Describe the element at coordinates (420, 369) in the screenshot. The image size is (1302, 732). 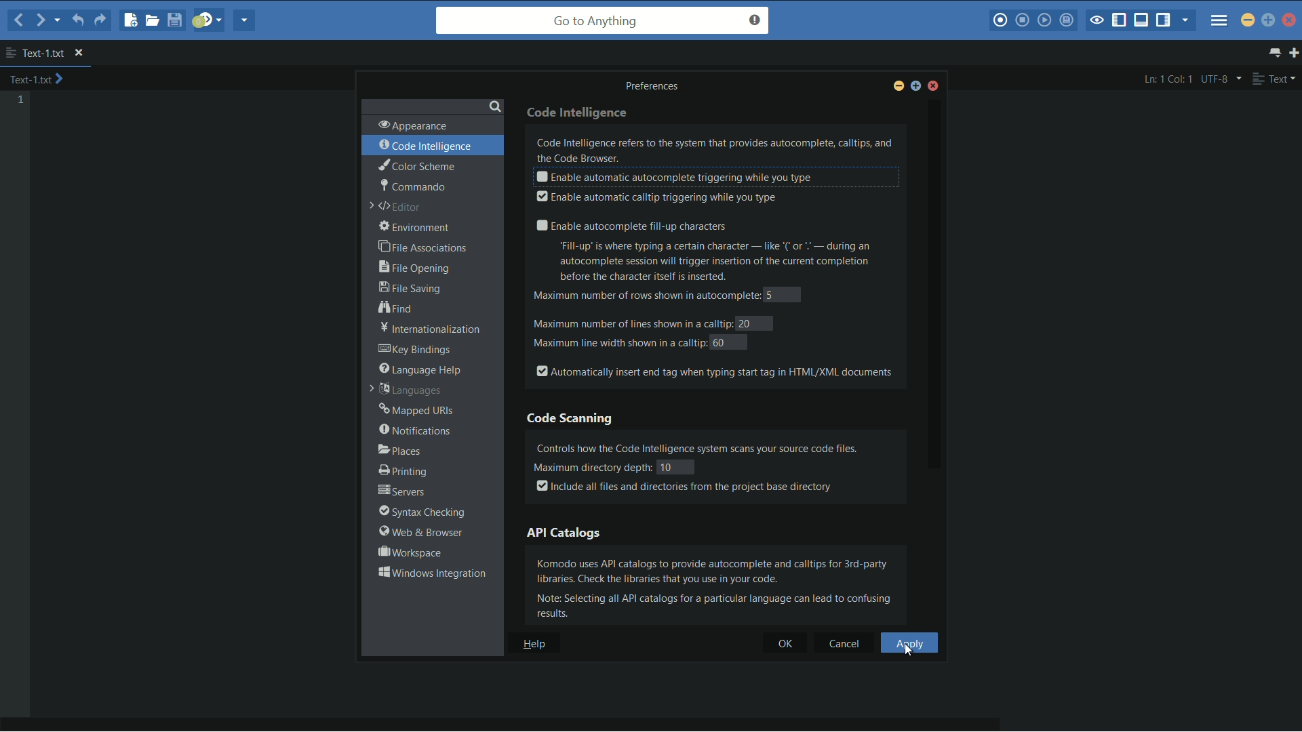
I see `language help` at that location.